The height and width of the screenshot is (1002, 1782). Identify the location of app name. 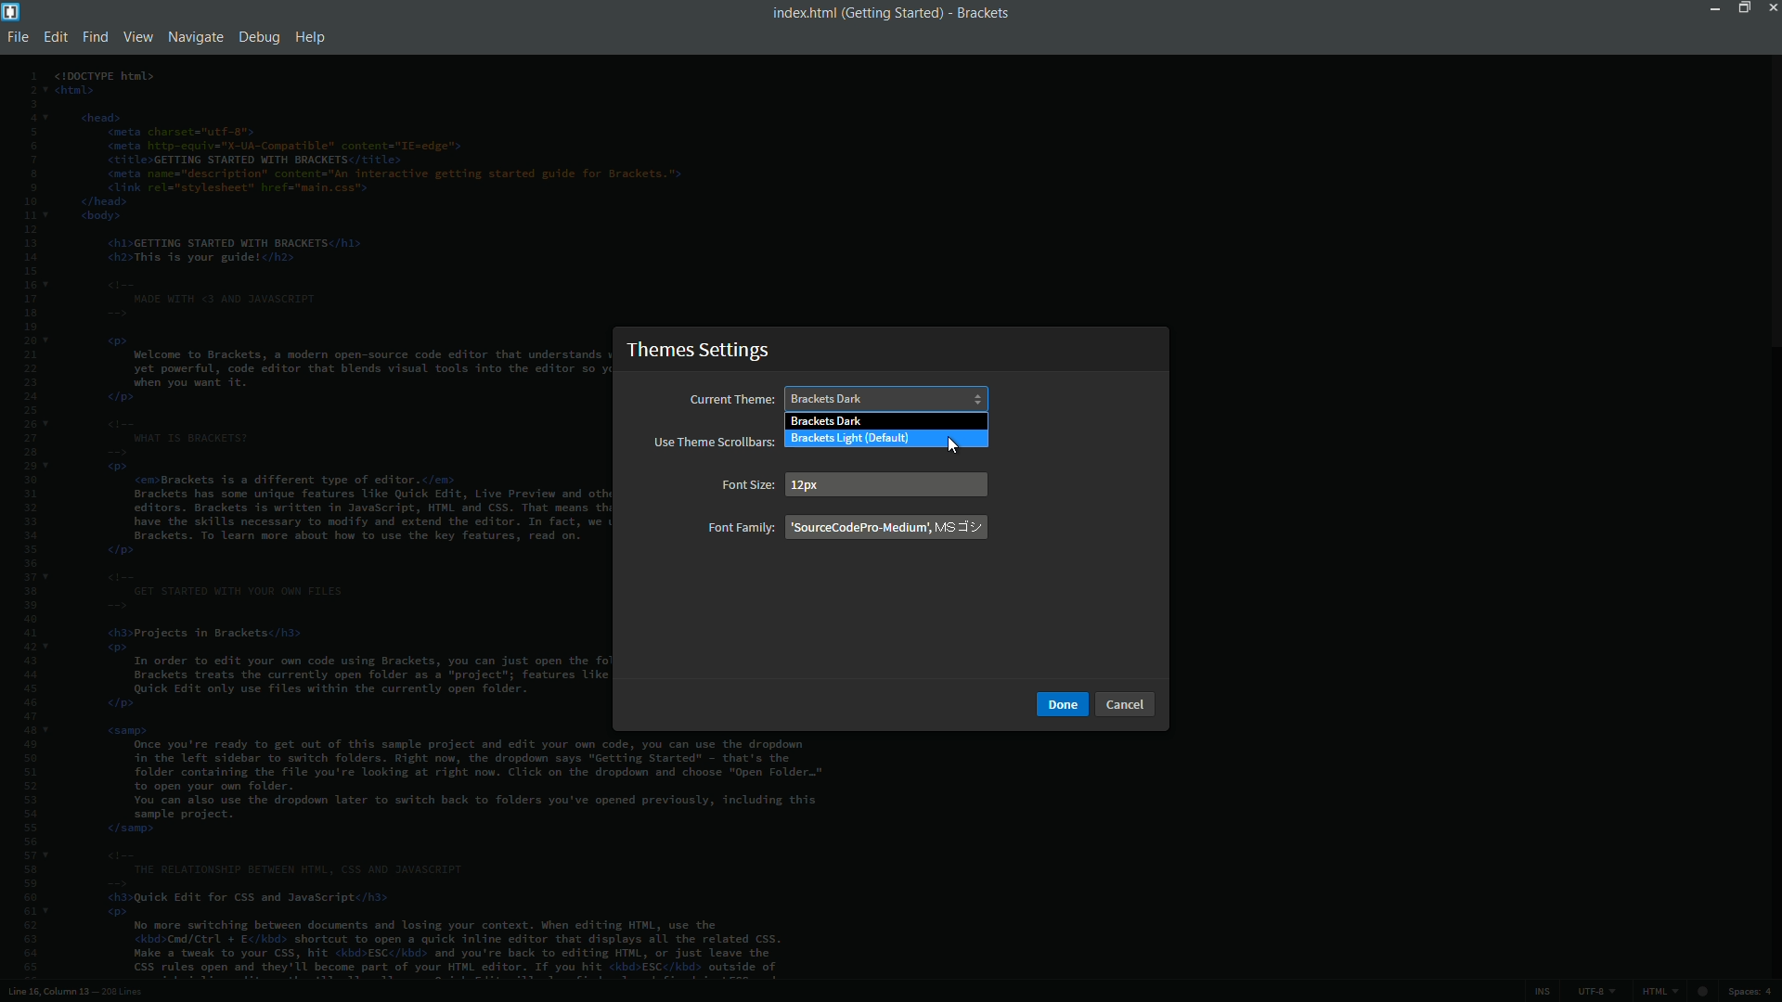
(984, 14).